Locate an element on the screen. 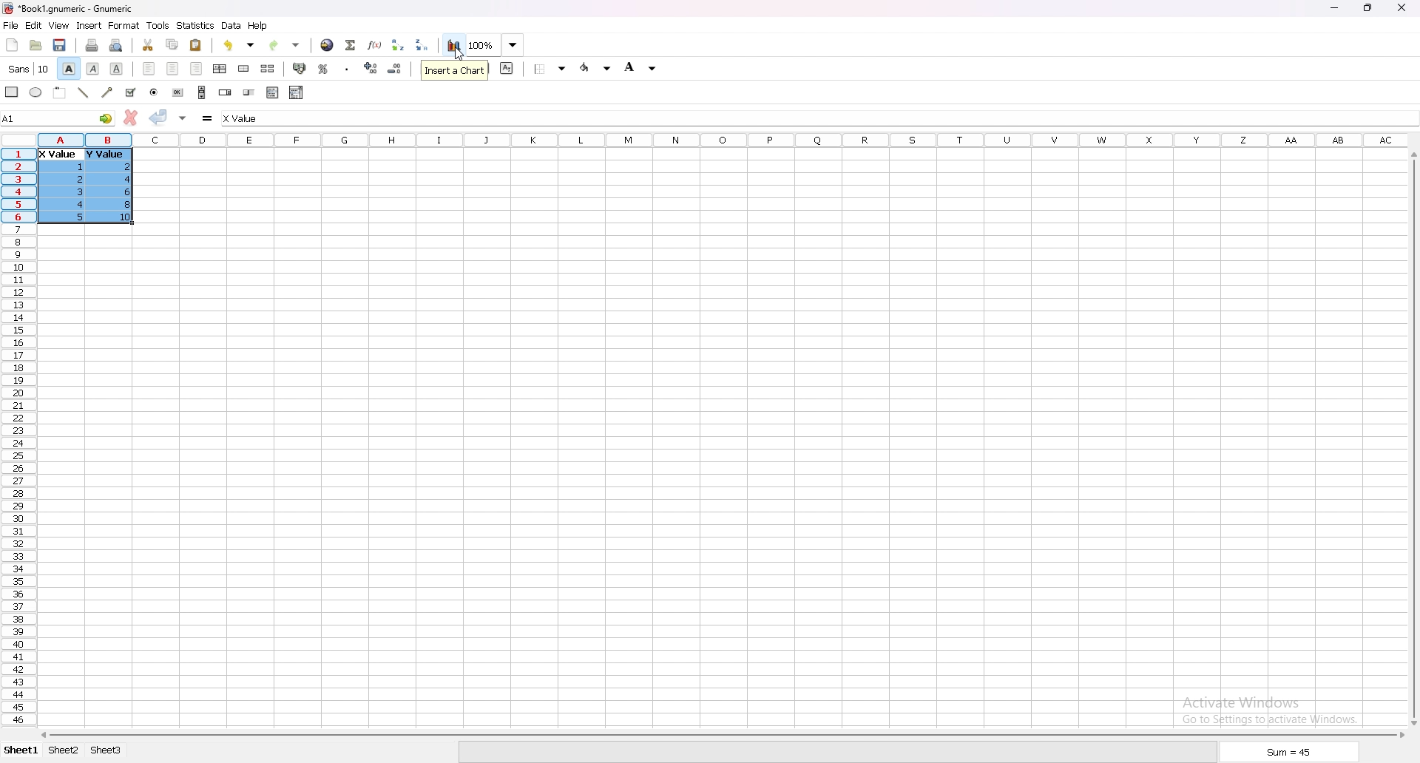 This screenshot has height=763, width=1420. accounting is located at coordinates (300, 68).